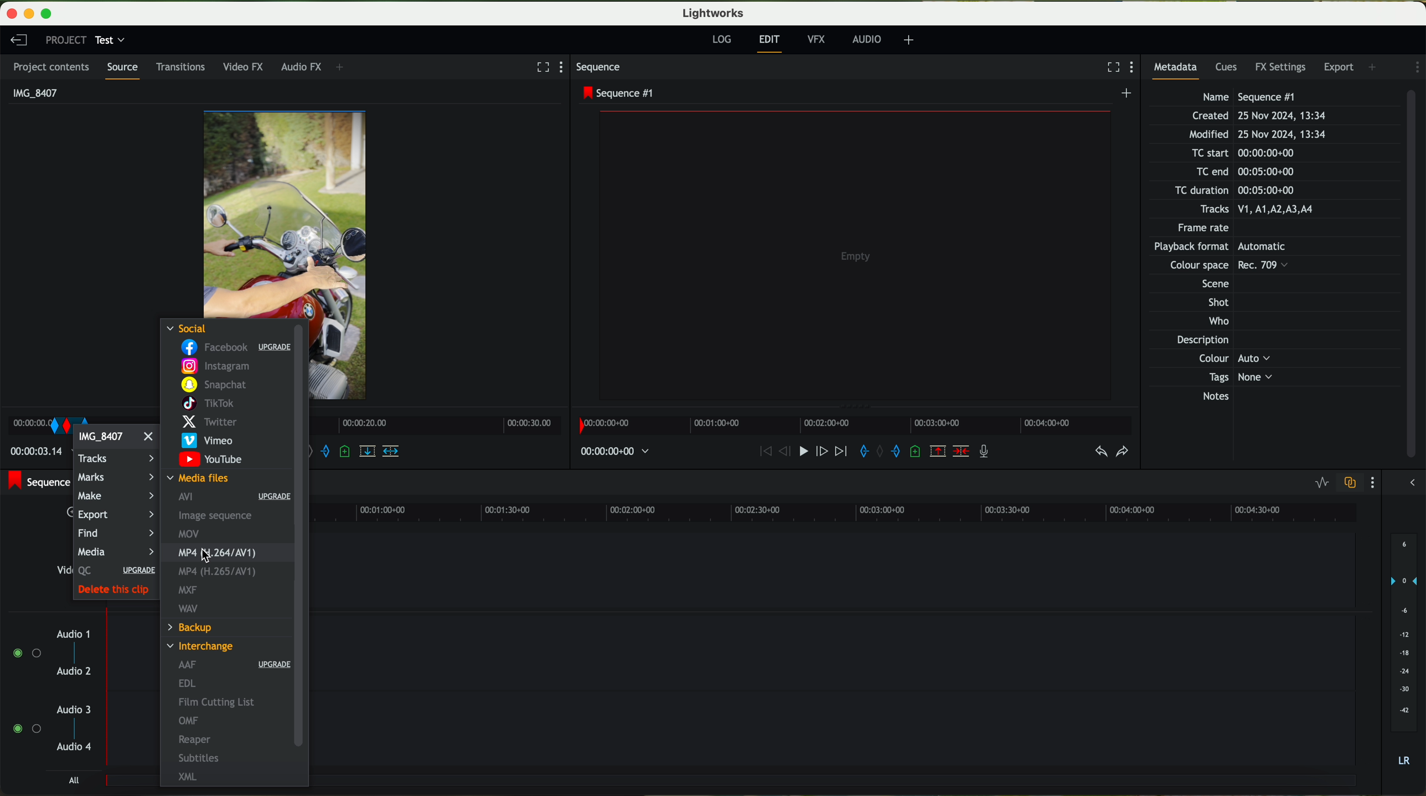  Describe the element at coordinates (859, 452) in the screenshot. I see `add an in mark` at that location.